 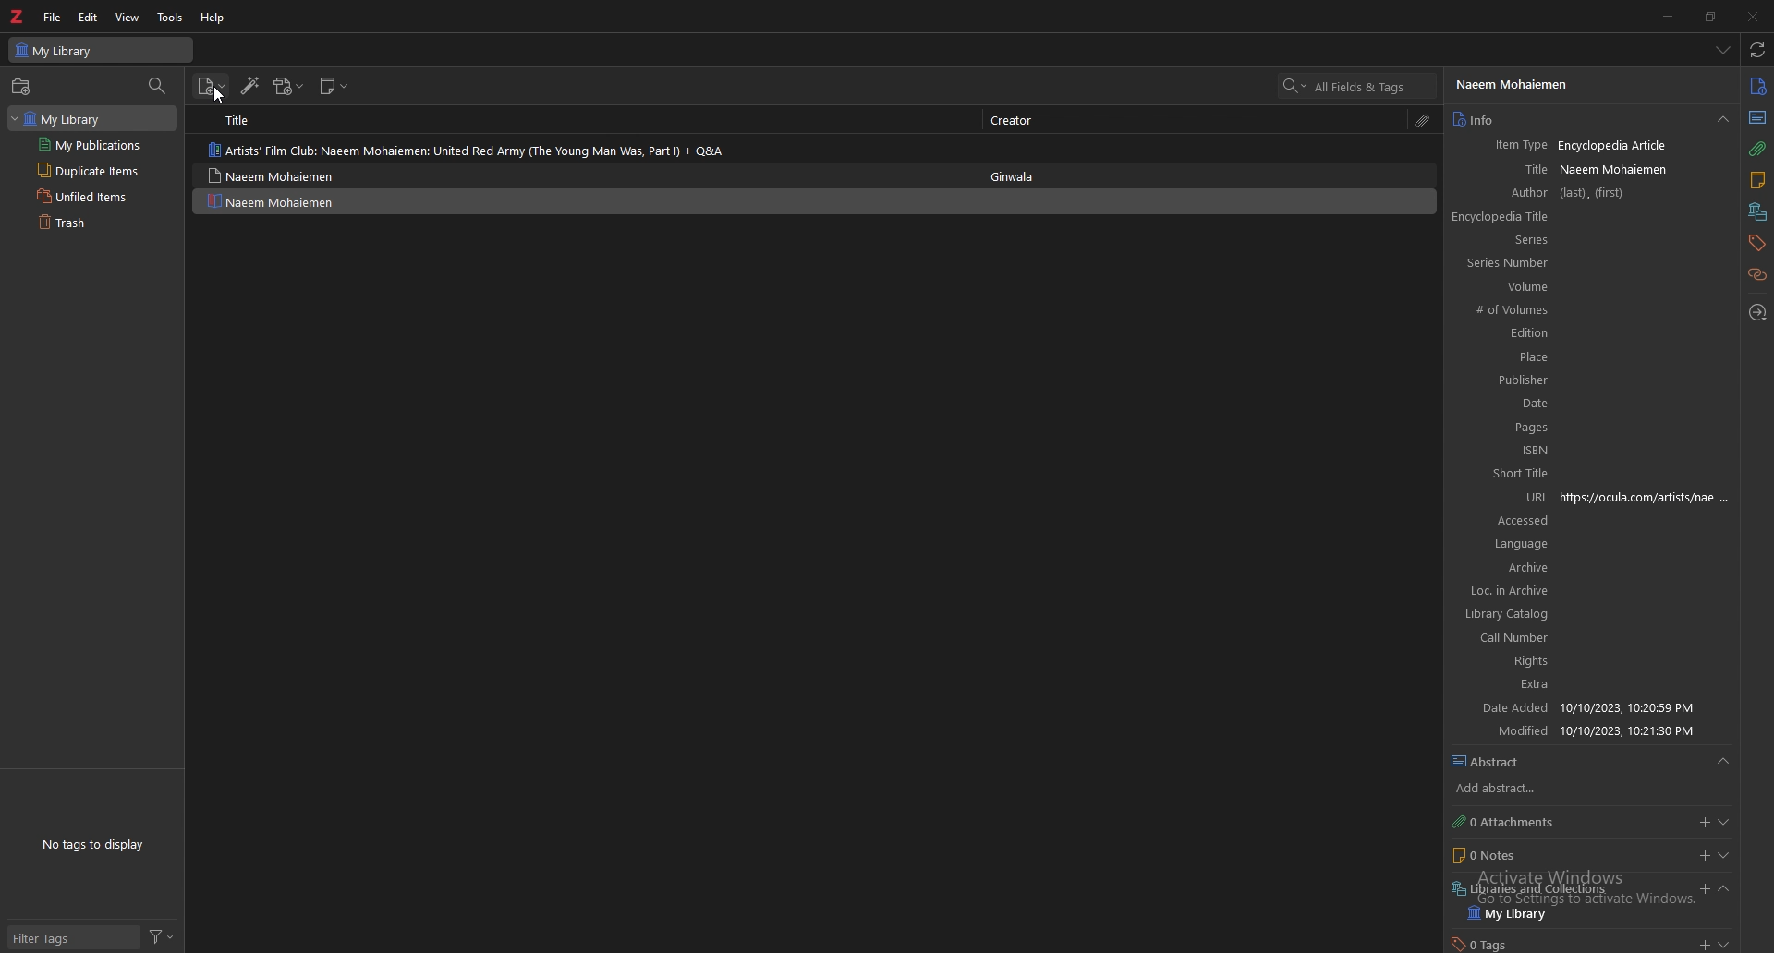 What do you see at coordinates (1703, 855) in the screenshot?
I see `add notes` at bounding box center [1703, 855].